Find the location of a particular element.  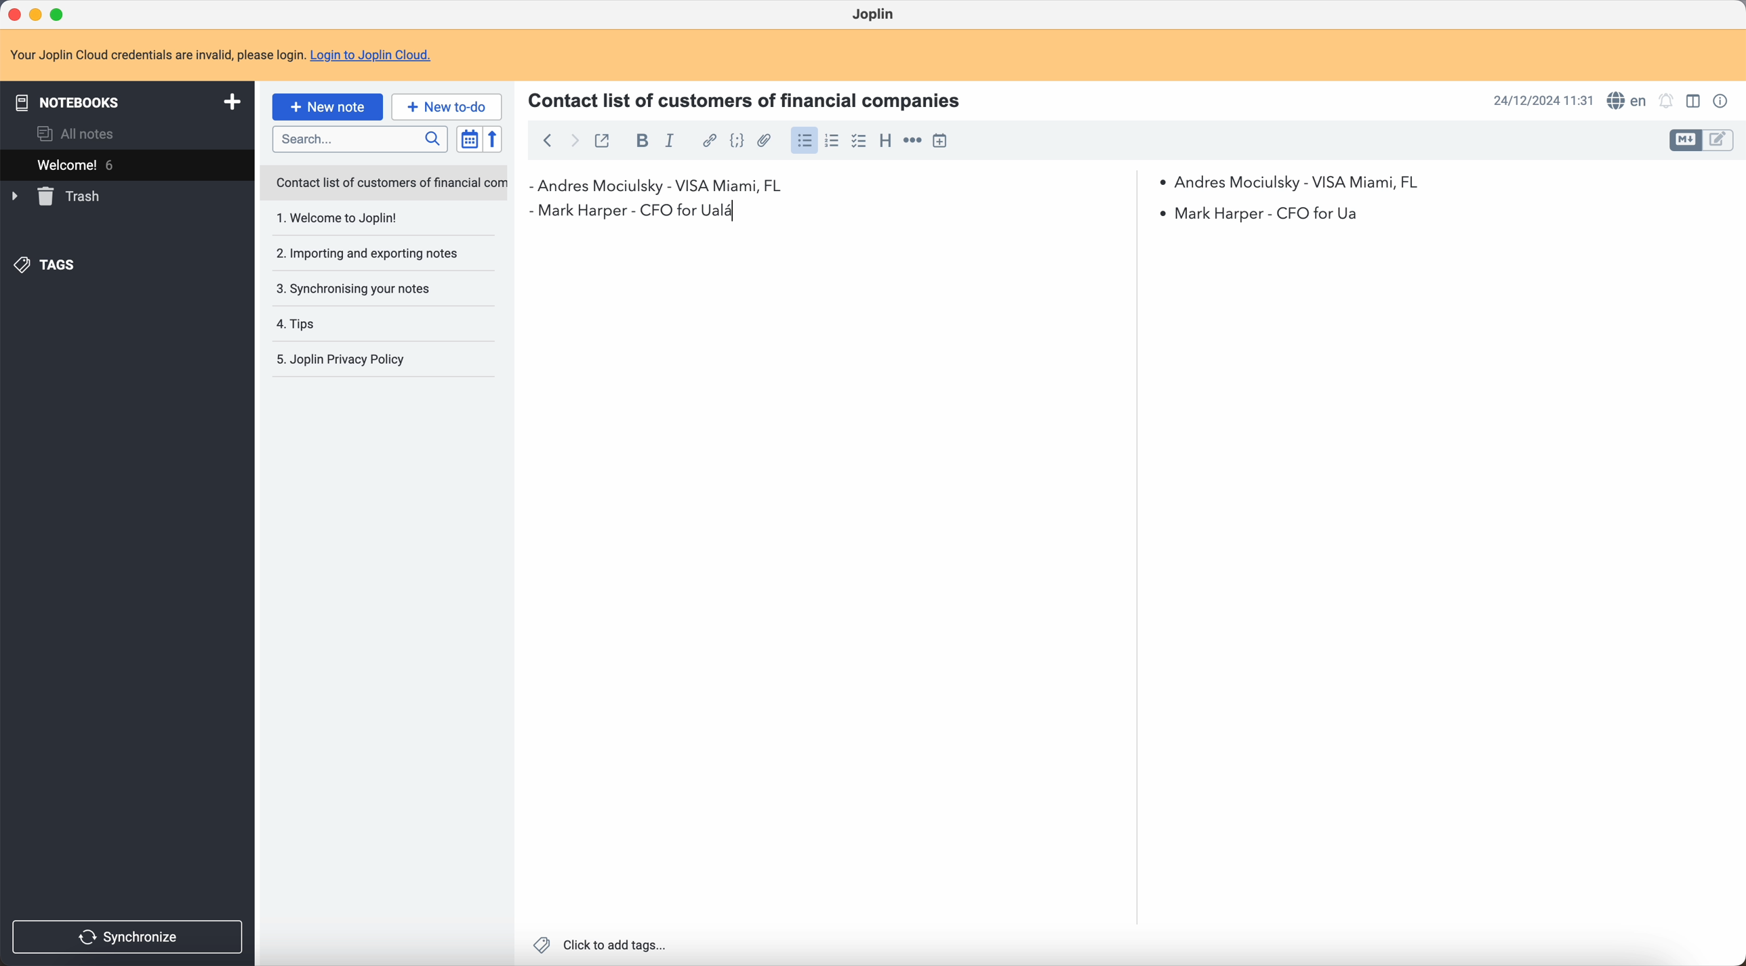

click on bulleted list is located at coordinates (803, 144).